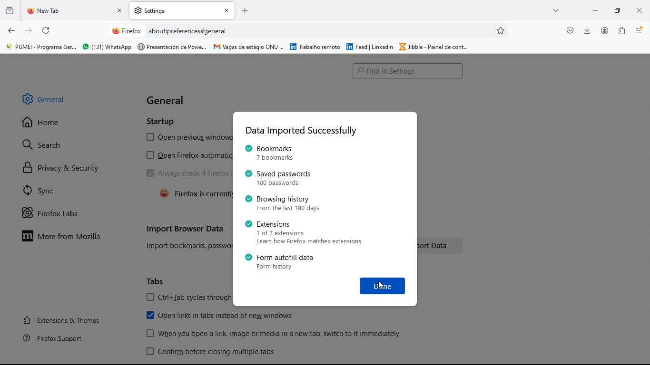 This screenshot has width=650, height=365. I want to click on Done, so click(383, 285).